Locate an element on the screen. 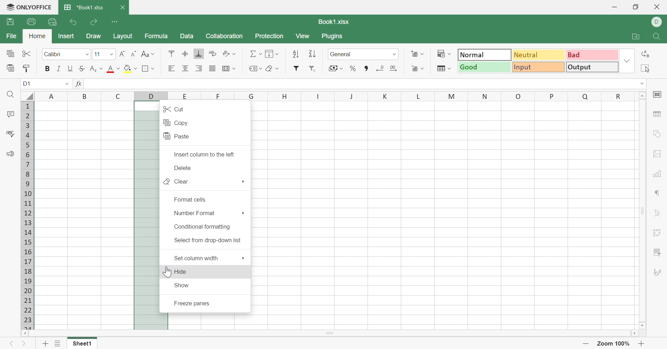 The image size is (667, 349). Cursor is located at coordinates (166, 272).